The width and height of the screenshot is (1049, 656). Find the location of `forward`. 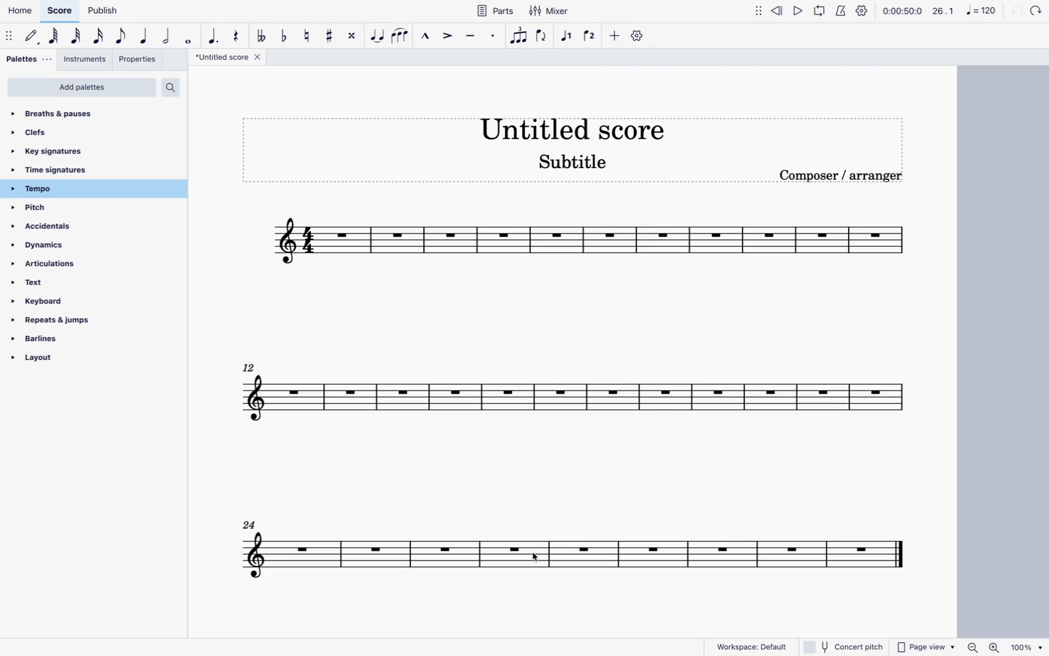

forward is located at coordinates (1039, 11).